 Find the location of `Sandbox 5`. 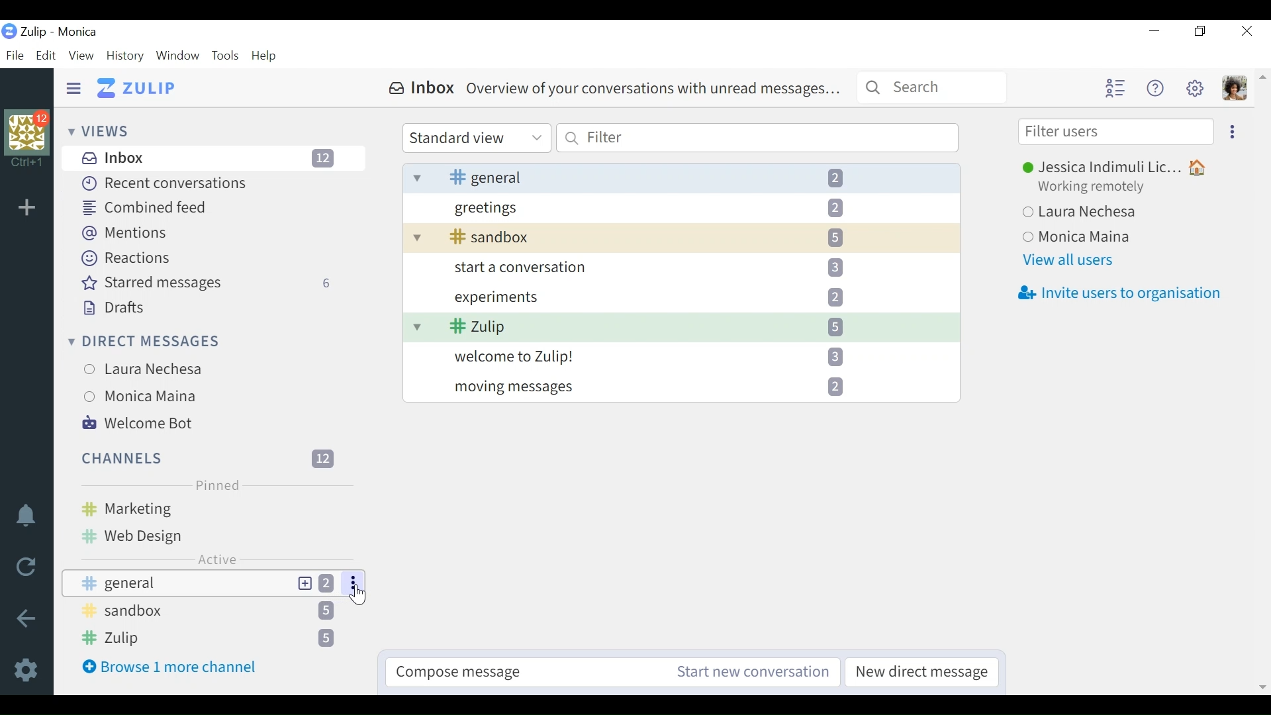

Sandbox 5 is located at coordinates (211, 612).